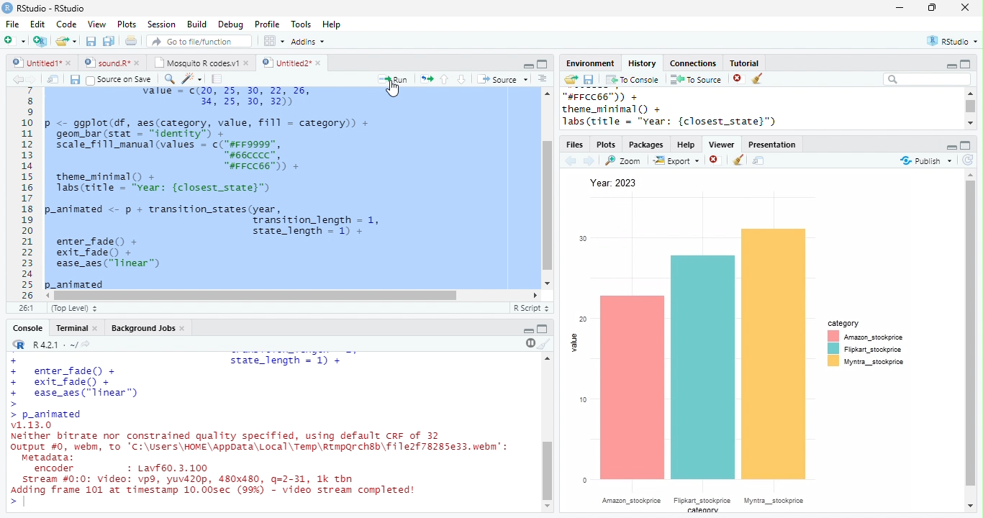  I want to click on clear, so click(739, 160).